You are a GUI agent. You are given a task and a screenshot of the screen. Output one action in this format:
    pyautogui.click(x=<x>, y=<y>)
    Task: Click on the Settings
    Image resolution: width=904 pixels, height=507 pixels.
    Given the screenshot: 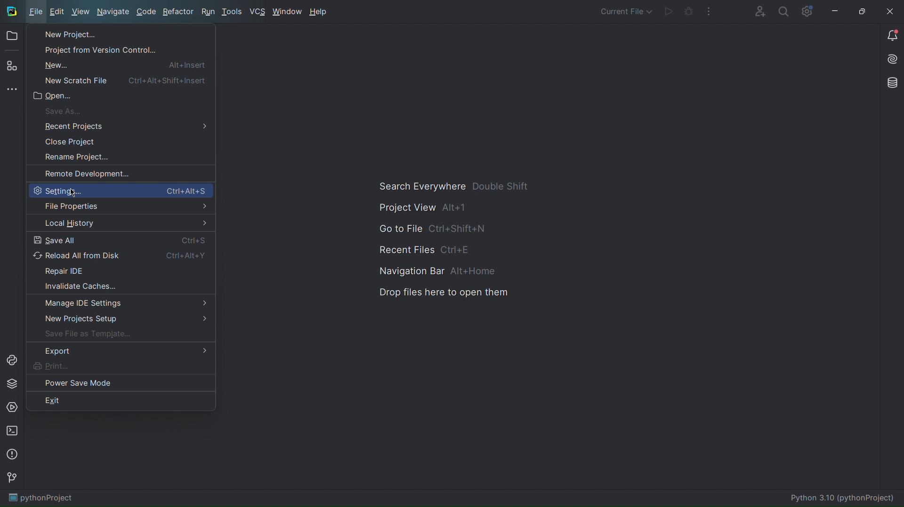 What is the action you would take?
    pyautogui.click(x=120, y=190)
    